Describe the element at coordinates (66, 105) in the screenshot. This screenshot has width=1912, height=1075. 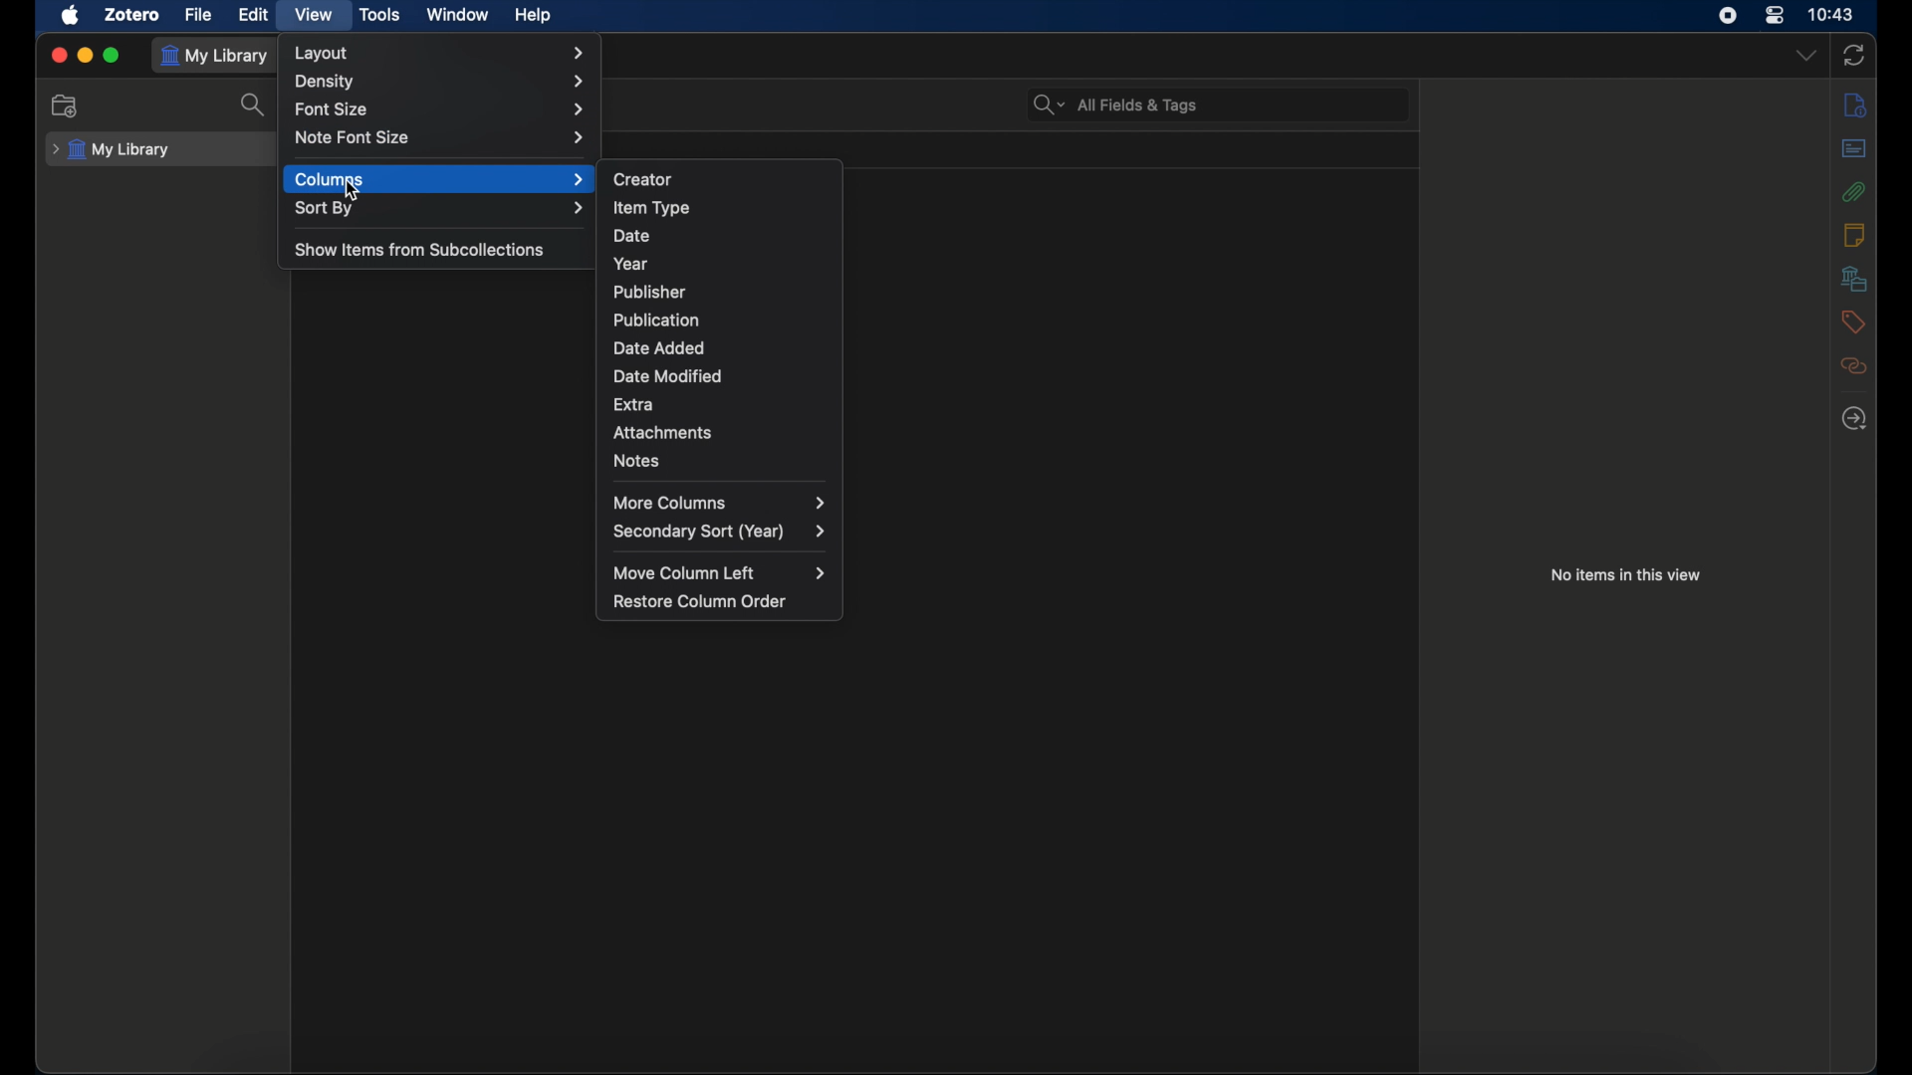
I see `new collections` at that location.